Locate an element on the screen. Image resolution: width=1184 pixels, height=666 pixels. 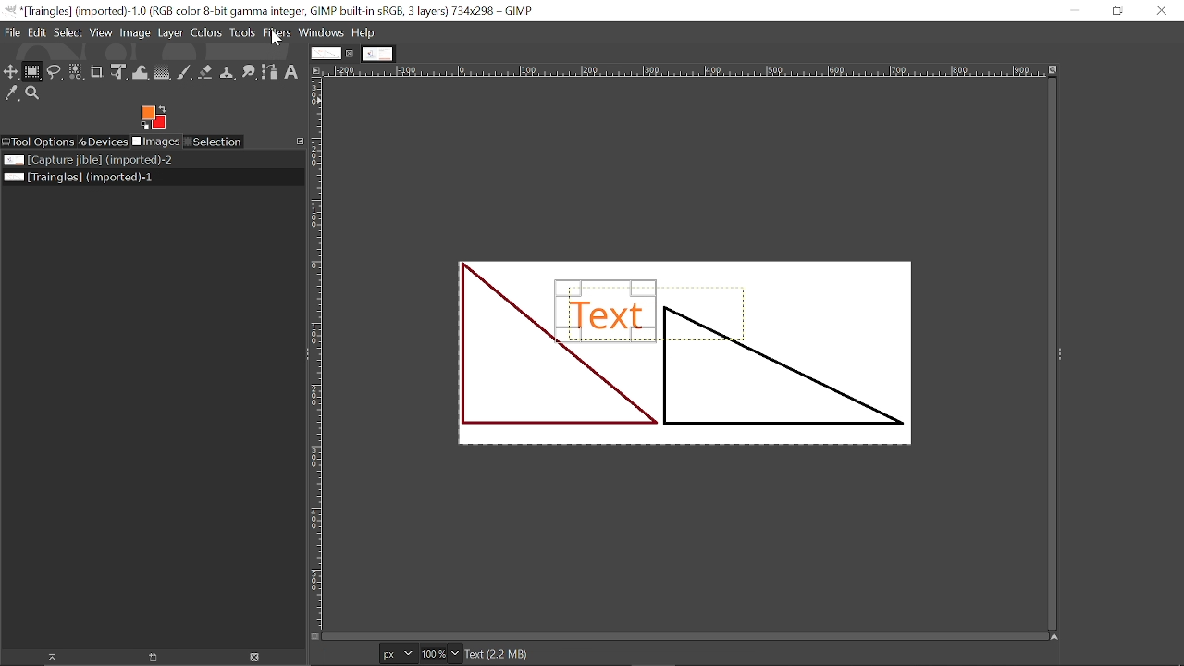
Path tool is located at coordinates (270, 73).